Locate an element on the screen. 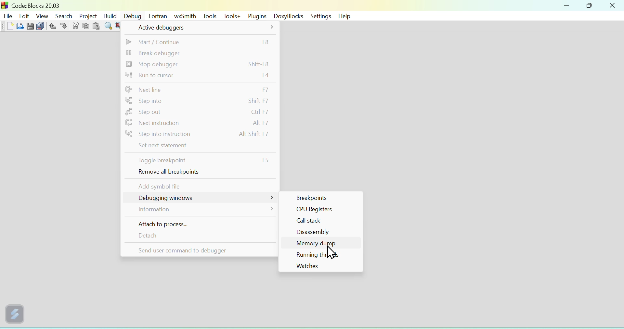  information is located at coordinates (198, 211).